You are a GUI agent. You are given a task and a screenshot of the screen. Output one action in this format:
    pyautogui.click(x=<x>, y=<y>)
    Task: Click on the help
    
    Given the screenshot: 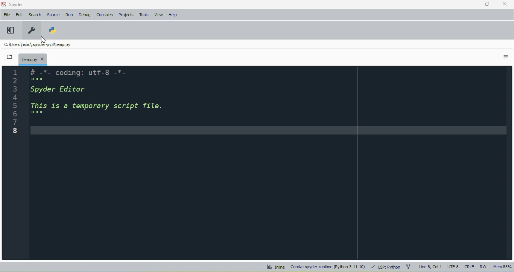 What is the action you would take?
    pyautogui.click(x=173, y=15)
    